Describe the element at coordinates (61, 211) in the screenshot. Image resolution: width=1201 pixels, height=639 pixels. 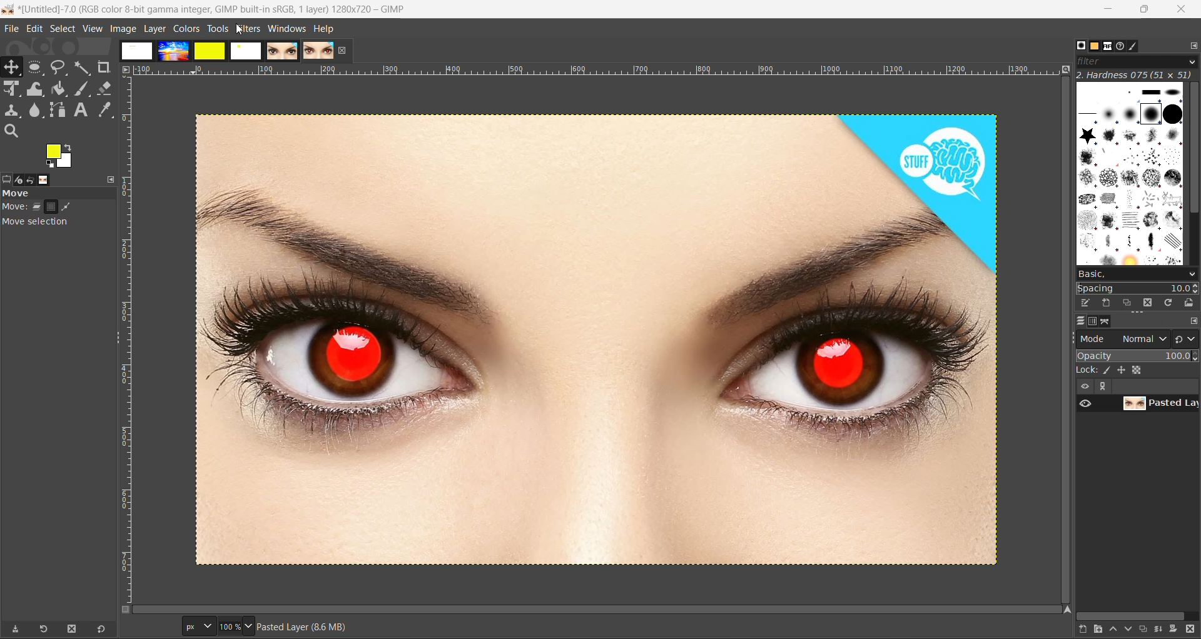
I see `move` at that location.